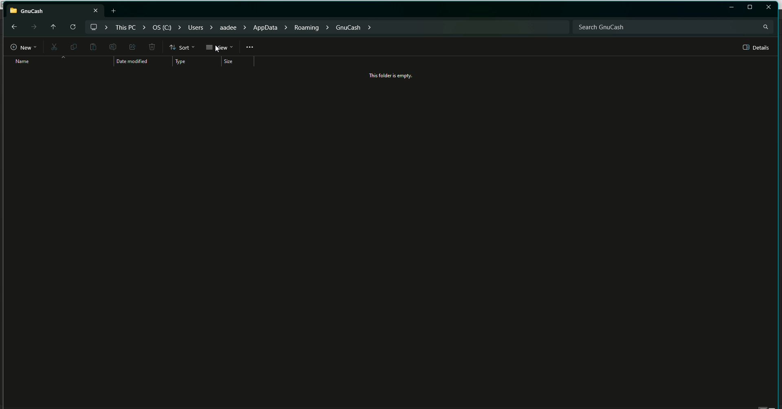 This screenshot has height=409, width=782. I want to click on back, so click(13, 26).